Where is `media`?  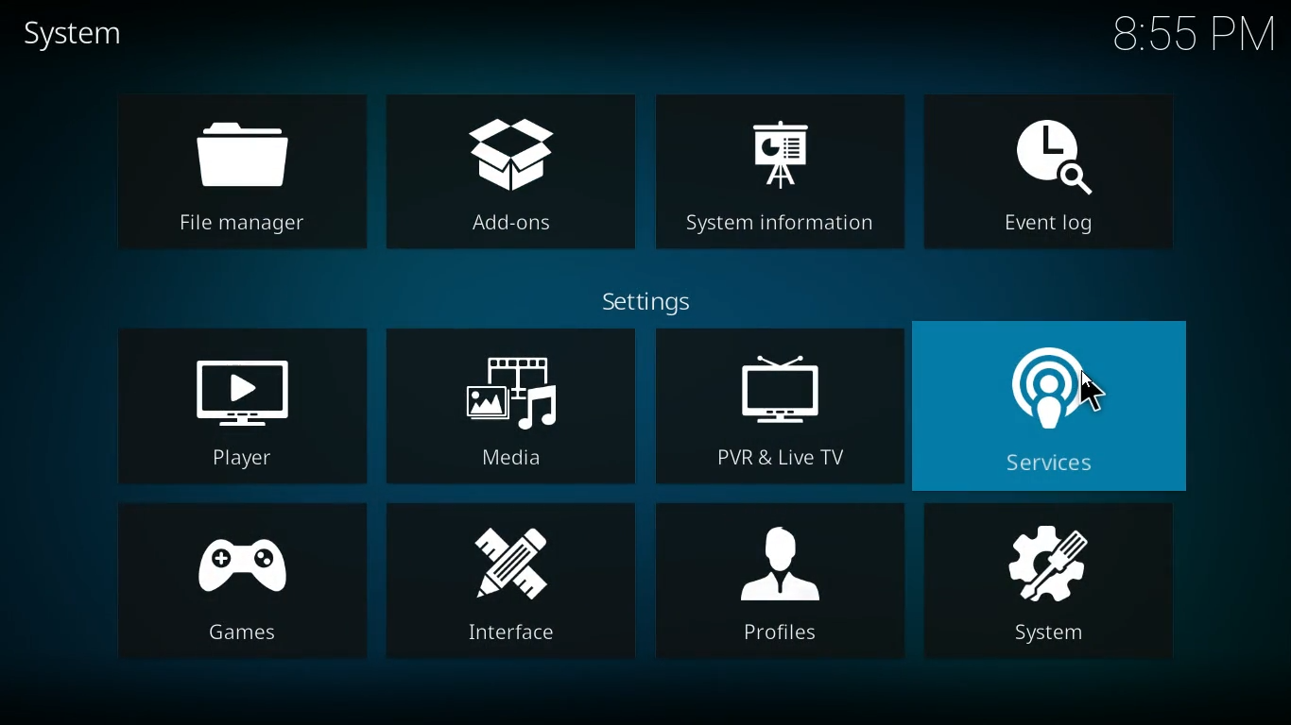
media is located at coordinates (513, 408).